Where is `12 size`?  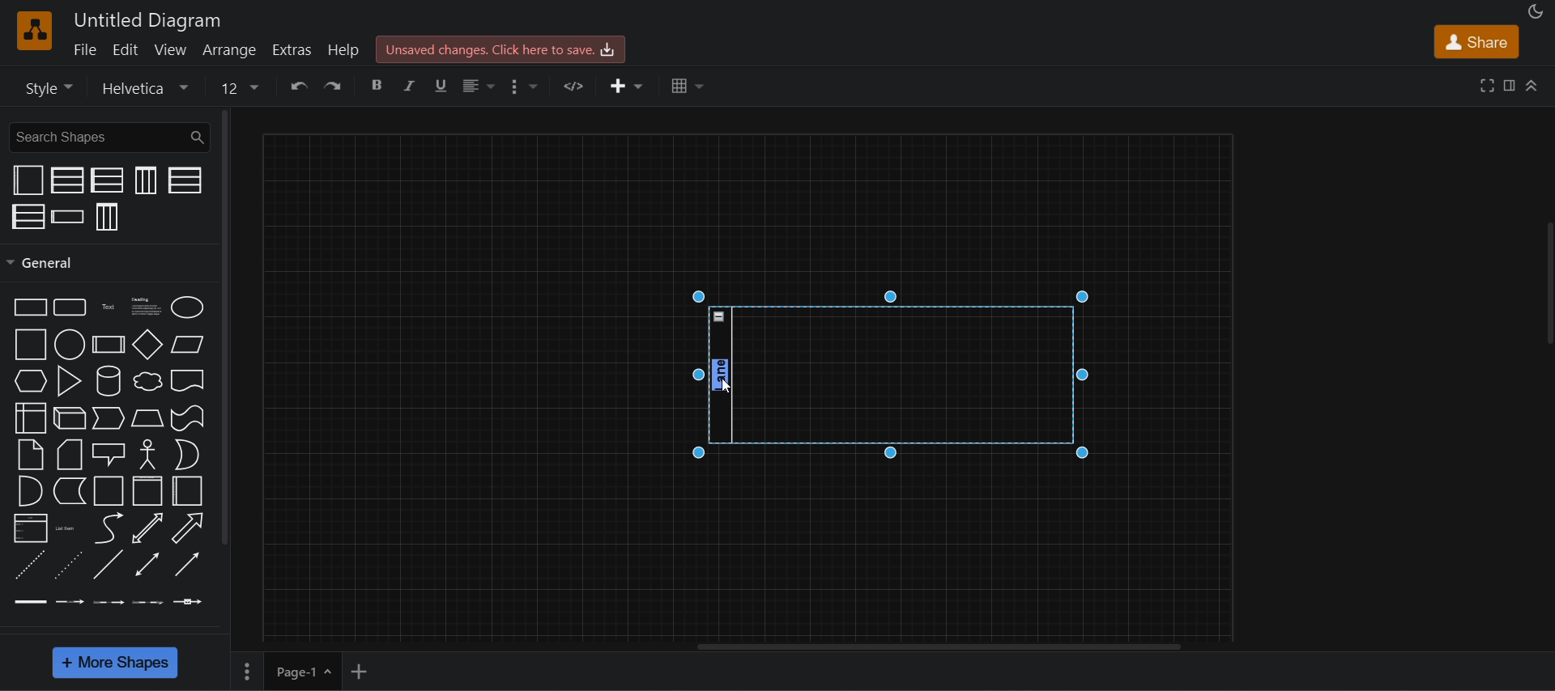 12 size is located at coordinates (236, 87).